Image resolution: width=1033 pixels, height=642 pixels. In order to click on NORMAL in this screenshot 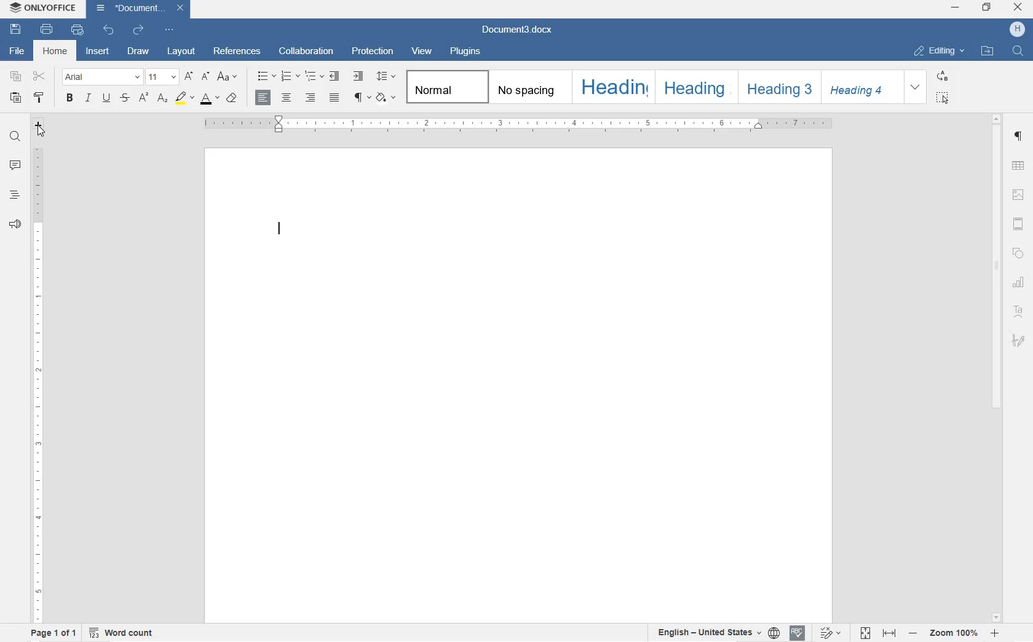, I will do `click(445, 87)`.